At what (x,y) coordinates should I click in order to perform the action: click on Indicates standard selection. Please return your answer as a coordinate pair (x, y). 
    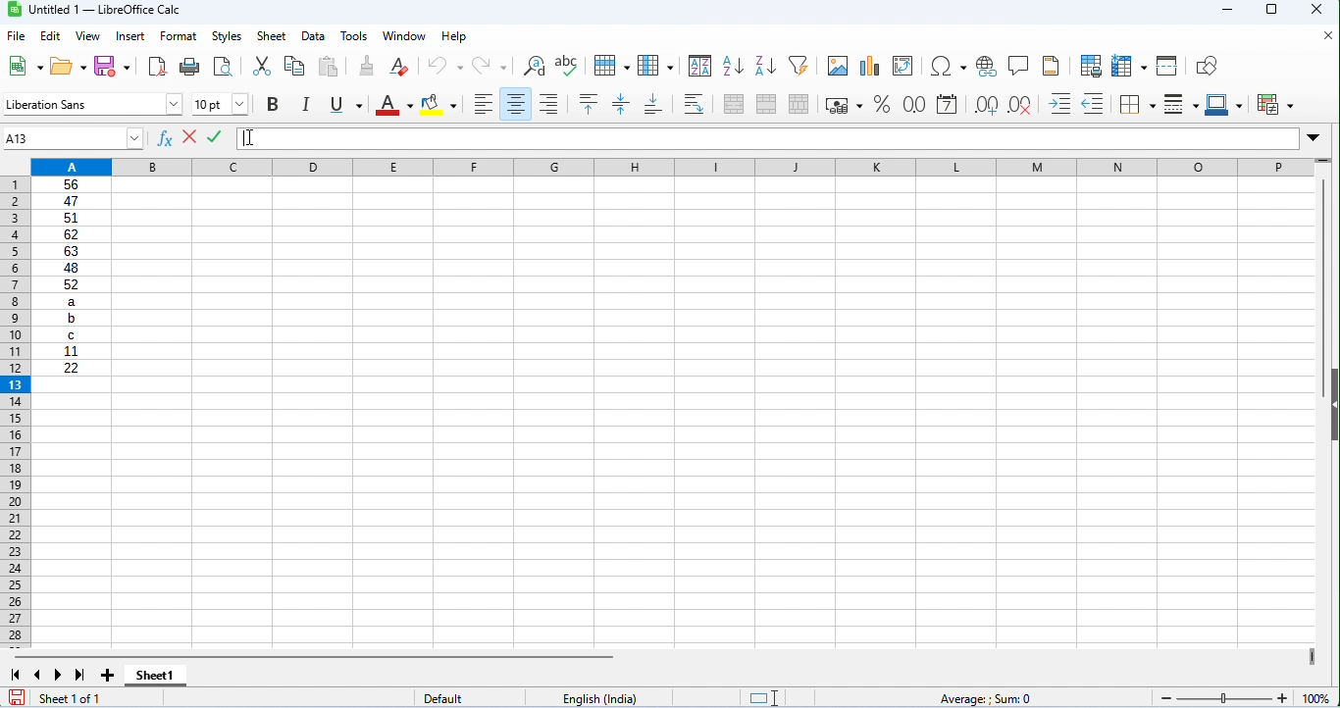
    Looking at the image, I should click on (763, 698).